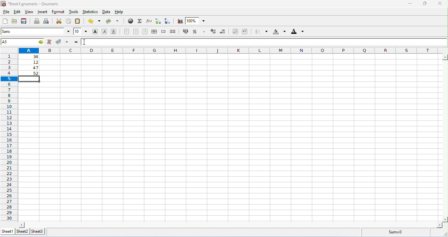  Describe the element at coordinates (164, 32) in the screenshot. I see `merge` at that location.